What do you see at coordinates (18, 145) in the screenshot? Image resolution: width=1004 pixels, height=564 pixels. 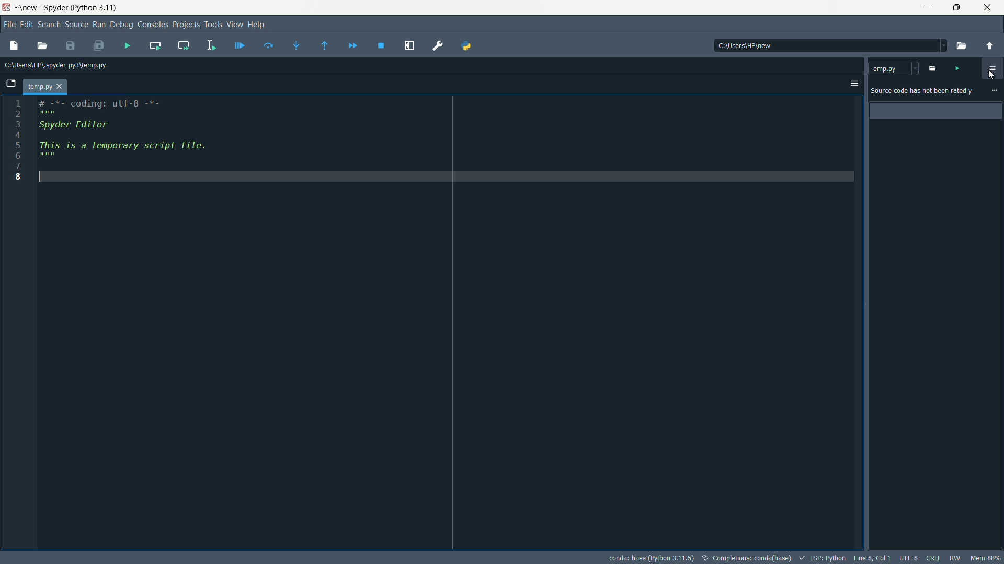 I see `5` at bounding box center [18, 145].